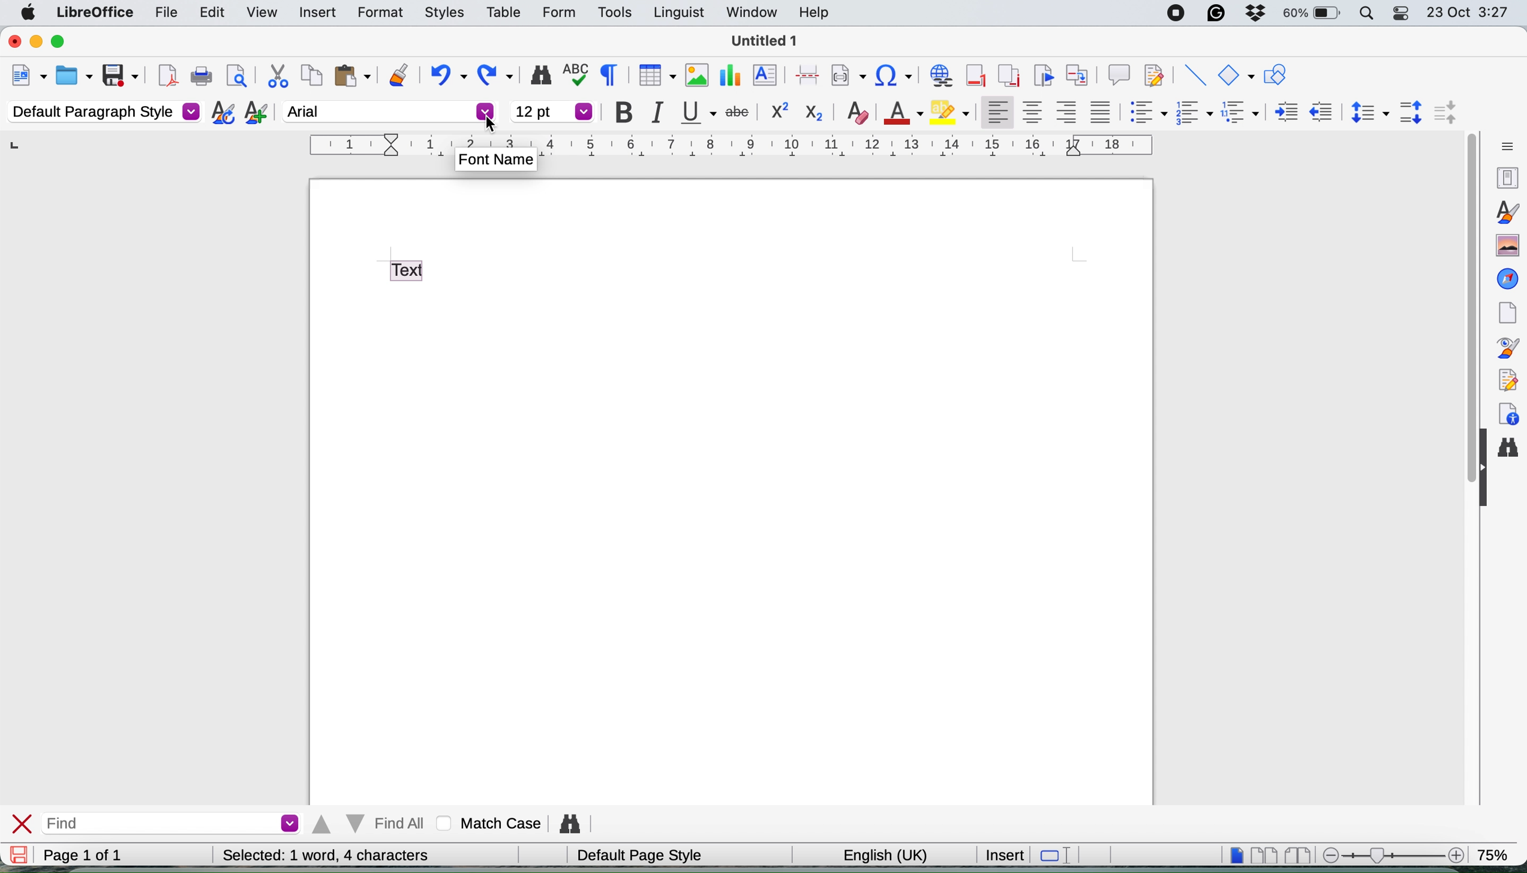 The image size is (1527, 873). What do you see at coordinates (994, 113) in the screenshot?
I see `align left` at bounding box center [994, 113].